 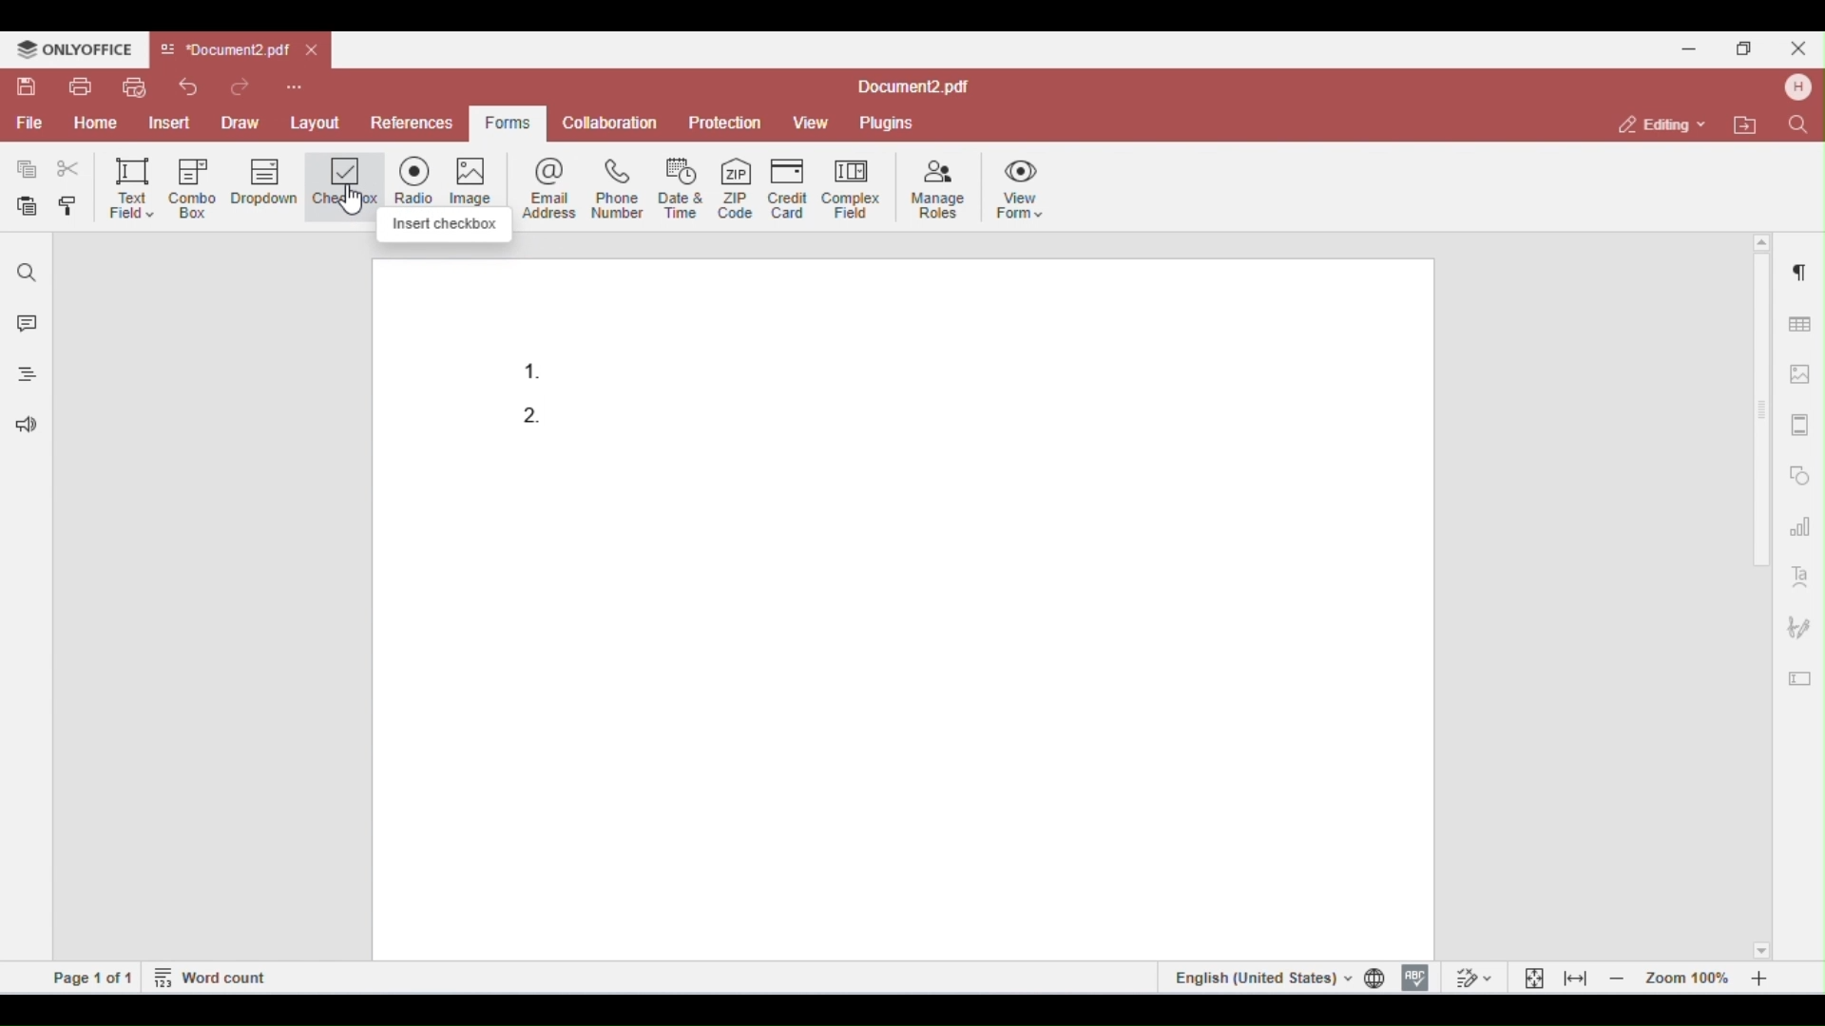 What do you see at coordinates (1796, 87) in the screenshot?
I see `account` at bounding box center [1796, 87].